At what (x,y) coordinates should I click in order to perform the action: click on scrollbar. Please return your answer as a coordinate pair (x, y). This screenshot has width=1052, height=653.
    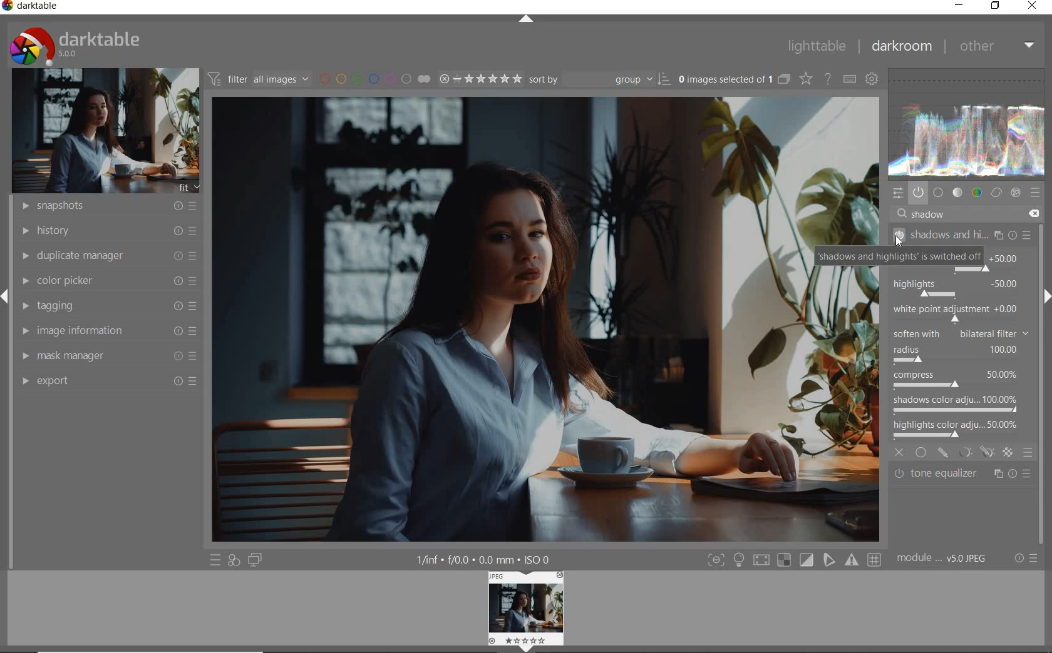
    Looking at the image, I should click on (1044, 250).